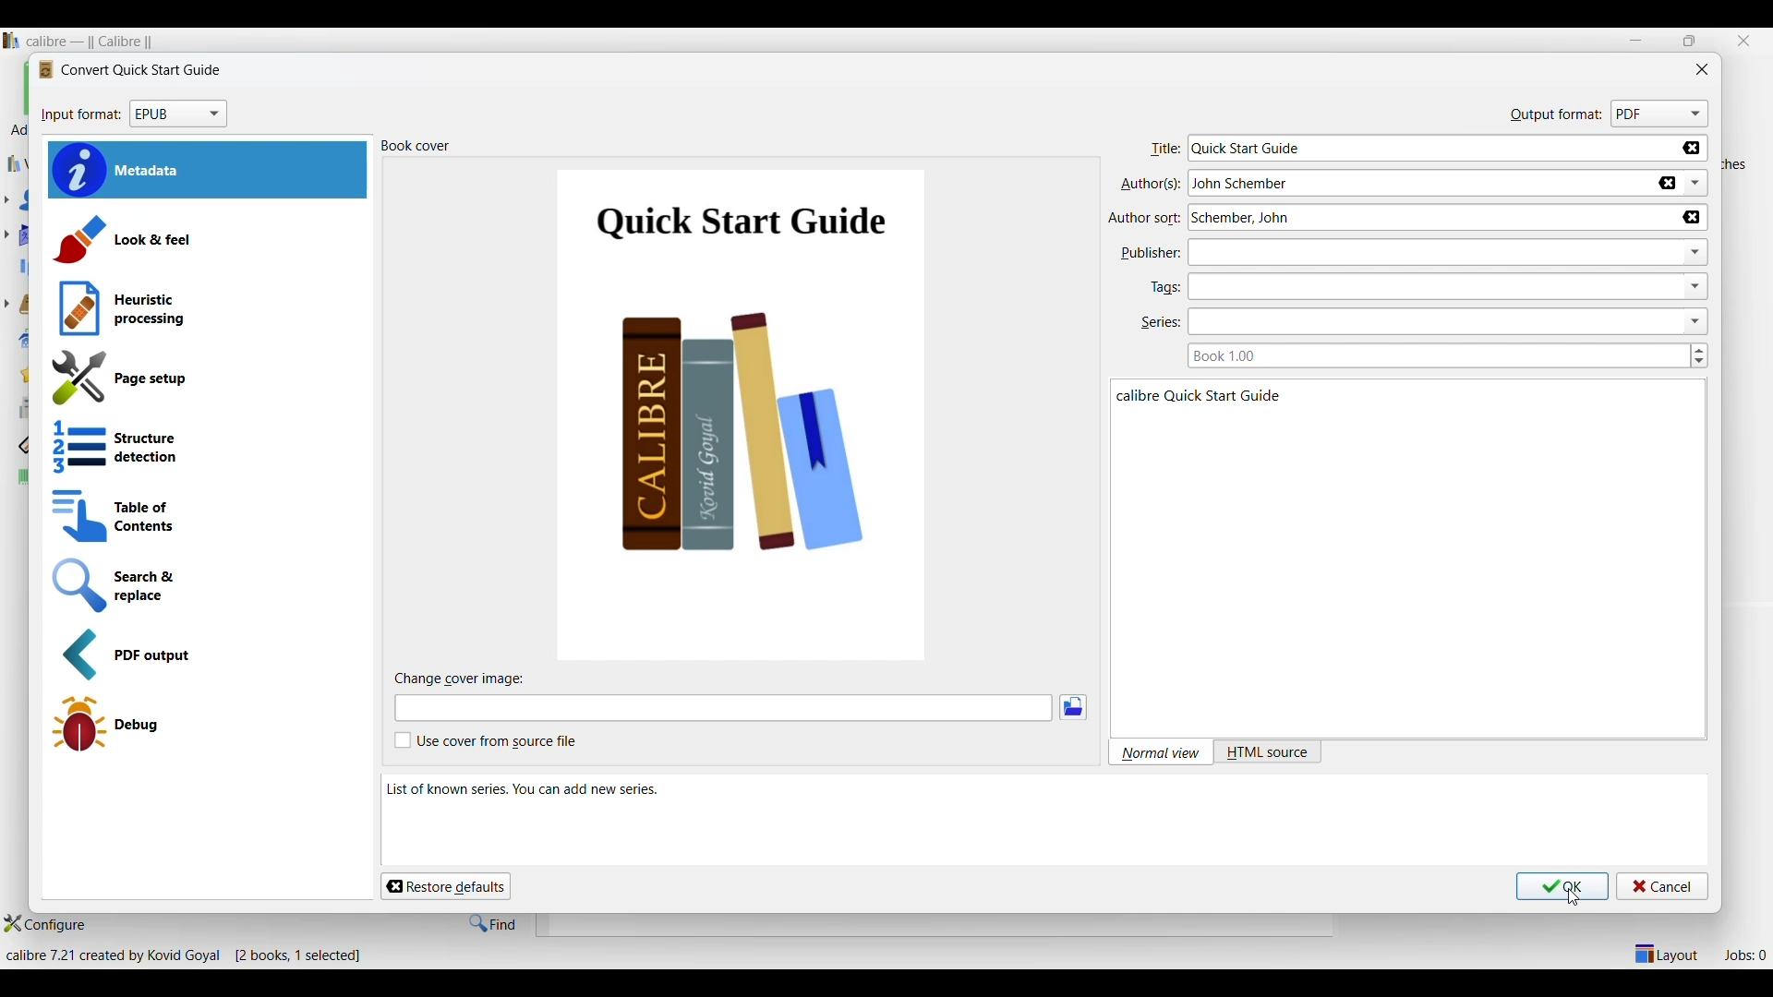  What do you see at coordinates (1690, 41) in the screenshot?
I see `restore` at bounding box center [1690, 41].